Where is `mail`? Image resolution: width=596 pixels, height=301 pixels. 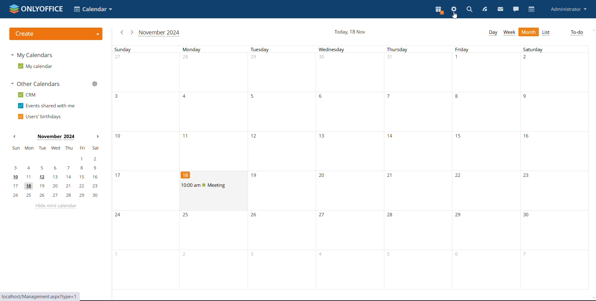
mail is located at coordinates (500, 9).